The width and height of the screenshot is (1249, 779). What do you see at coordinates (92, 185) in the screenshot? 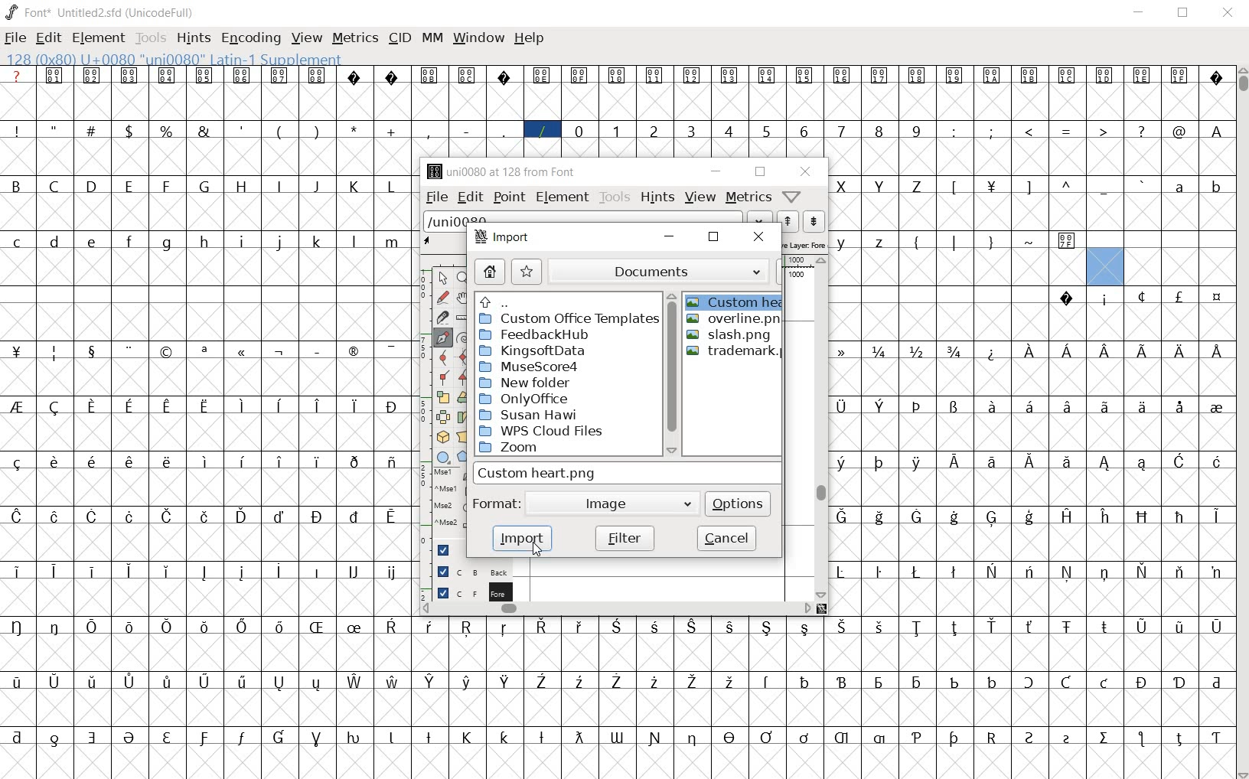
I see `glyph` at bounding box center [92, 185].